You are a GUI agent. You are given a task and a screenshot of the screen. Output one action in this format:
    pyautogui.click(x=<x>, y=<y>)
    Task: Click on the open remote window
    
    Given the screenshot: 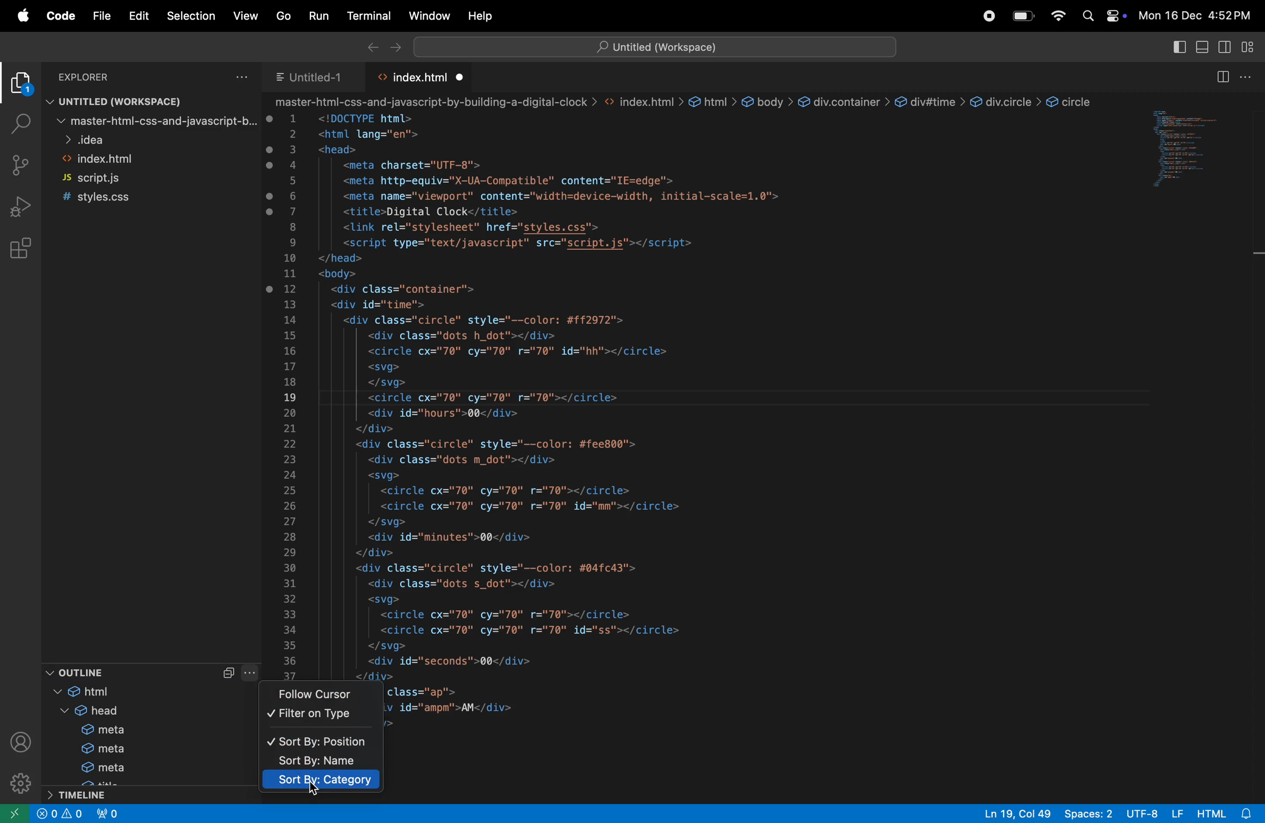 What is the action you would take?
    pyautogui.click(x=18, y=812)
    